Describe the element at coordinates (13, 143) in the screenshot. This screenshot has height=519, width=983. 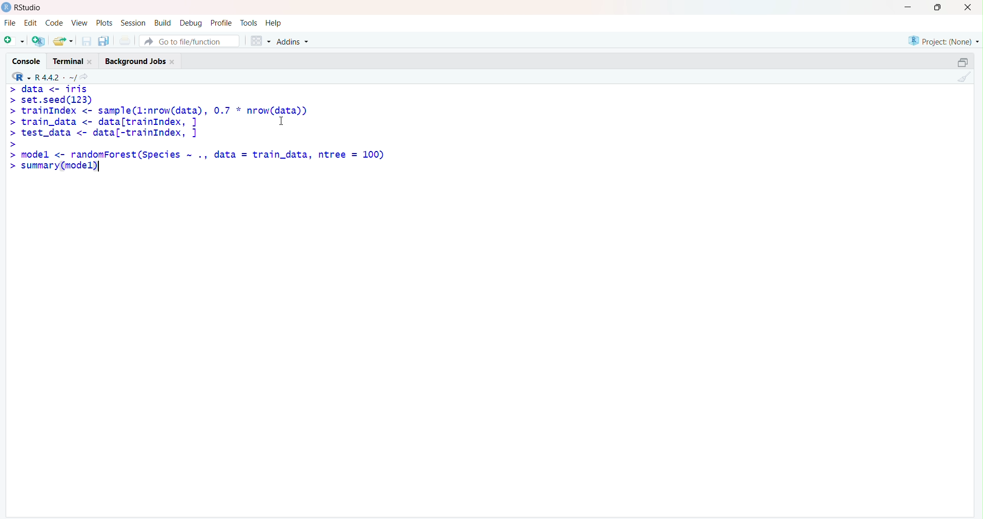
I see `Prompt cursor` at that location.